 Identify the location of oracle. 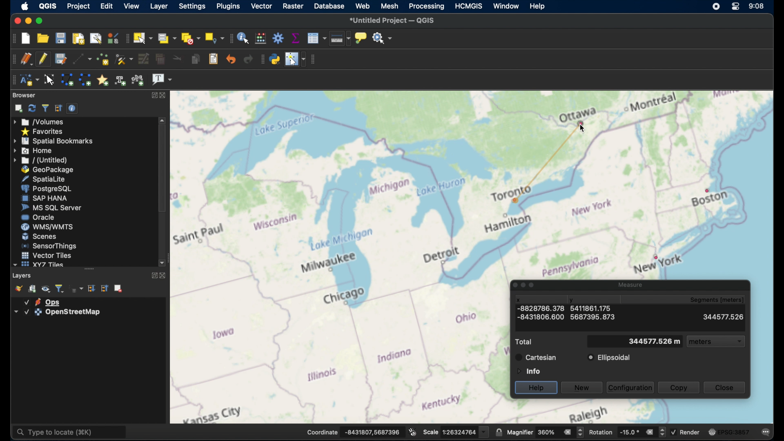
(38, 218).